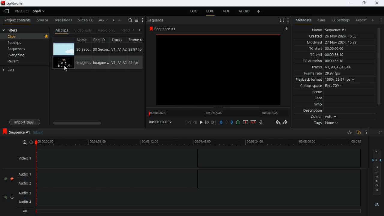  Describe the element at coordinates (164, 29) in the screenshot. I see `sequence` at that location.